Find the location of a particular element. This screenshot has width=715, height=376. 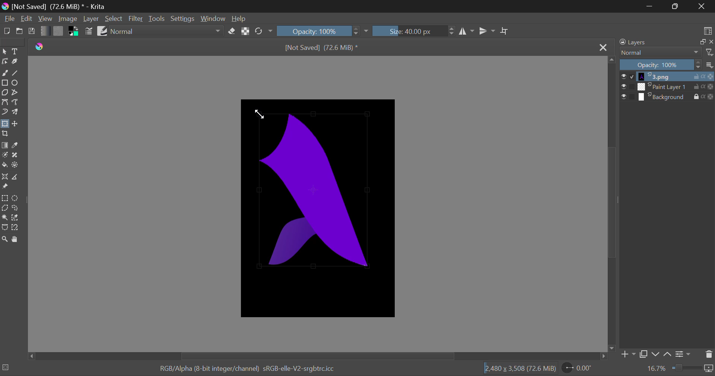

Gradient Fill is located at coordinates (5, 146).